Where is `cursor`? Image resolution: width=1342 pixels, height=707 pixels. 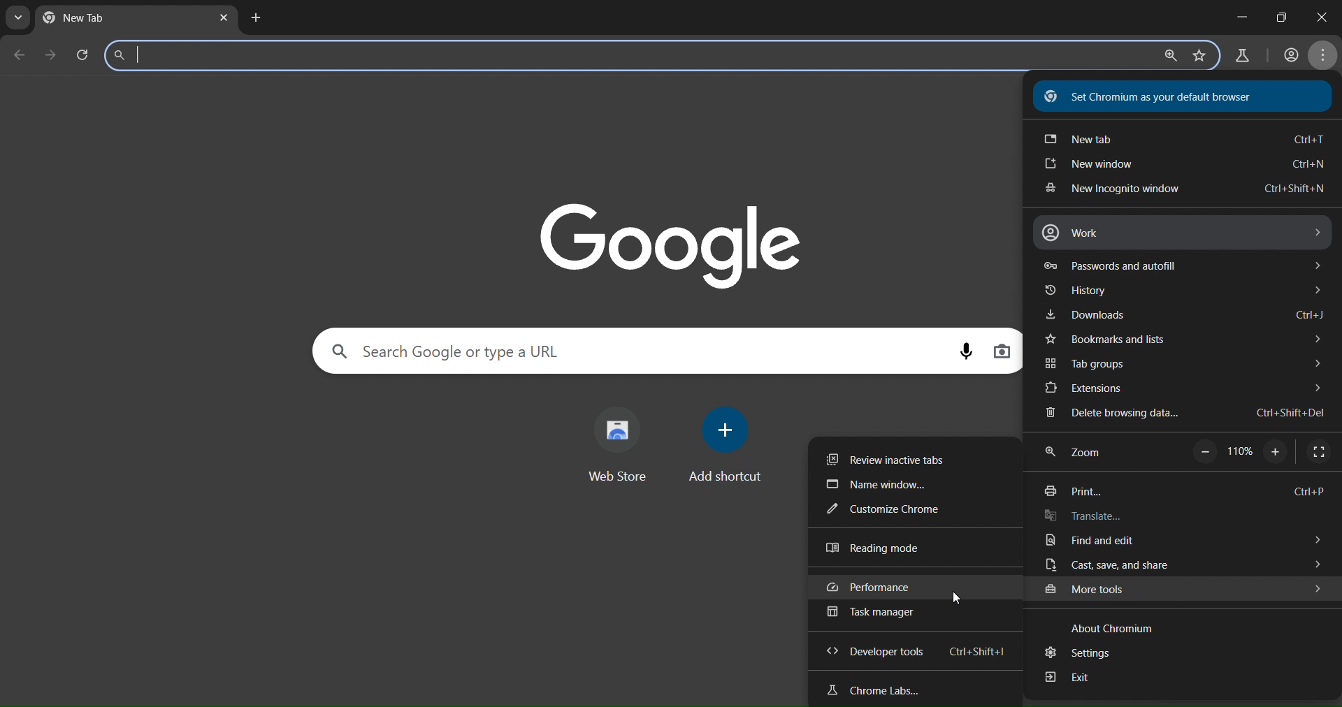
cursor is located at coordinates (1196, 588).